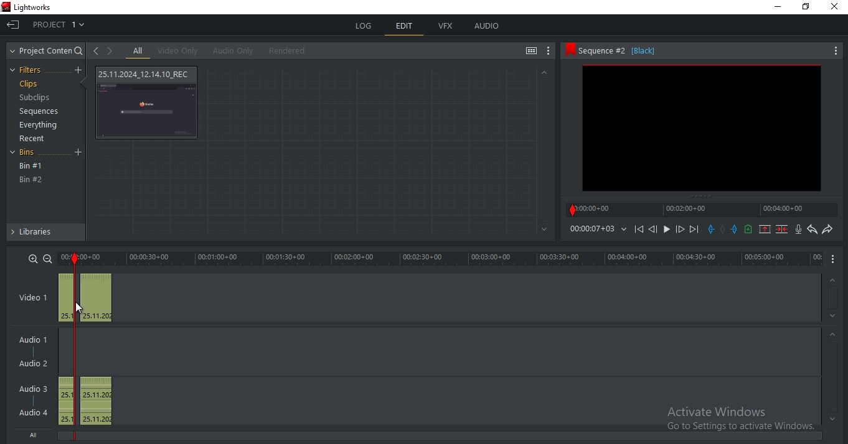  I want to click on Audio, so click(35, 412).